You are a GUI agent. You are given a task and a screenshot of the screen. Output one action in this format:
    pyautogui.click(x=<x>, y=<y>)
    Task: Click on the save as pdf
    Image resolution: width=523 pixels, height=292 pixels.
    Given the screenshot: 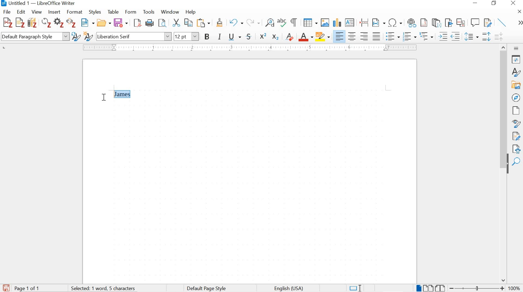 What is the action you would take?
    pyautogui.click(x=137, y=23)
    